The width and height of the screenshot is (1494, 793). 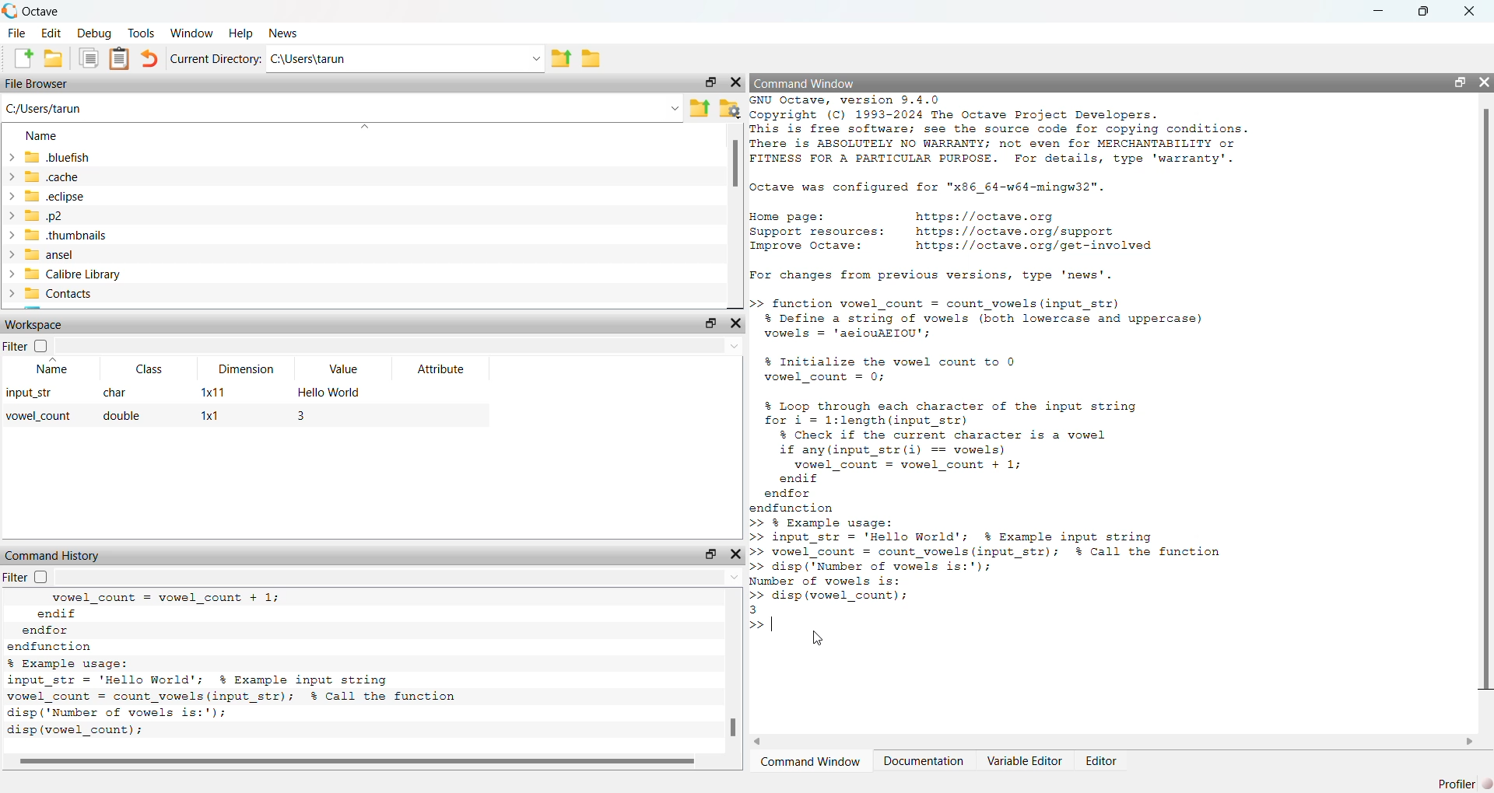 What do you see at coordinates (152, 369) in the screenshot?
I see `Class` at bounding box center [152, 369].